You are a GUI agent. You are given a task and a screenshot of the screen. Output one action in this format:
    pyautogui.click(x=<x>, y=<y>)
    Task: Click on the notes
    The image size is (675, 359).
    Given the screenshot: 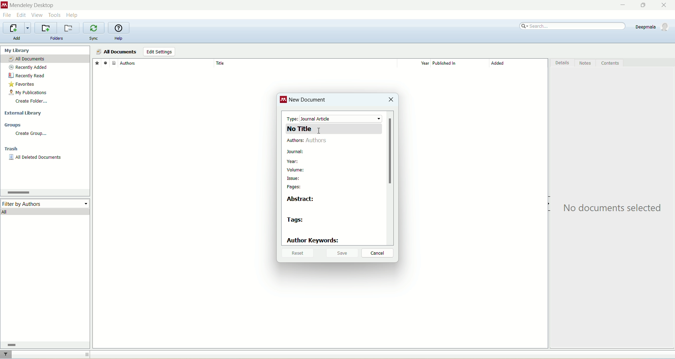 What is the action you would take?
    pyautogui.click(x=586, y=63)
    